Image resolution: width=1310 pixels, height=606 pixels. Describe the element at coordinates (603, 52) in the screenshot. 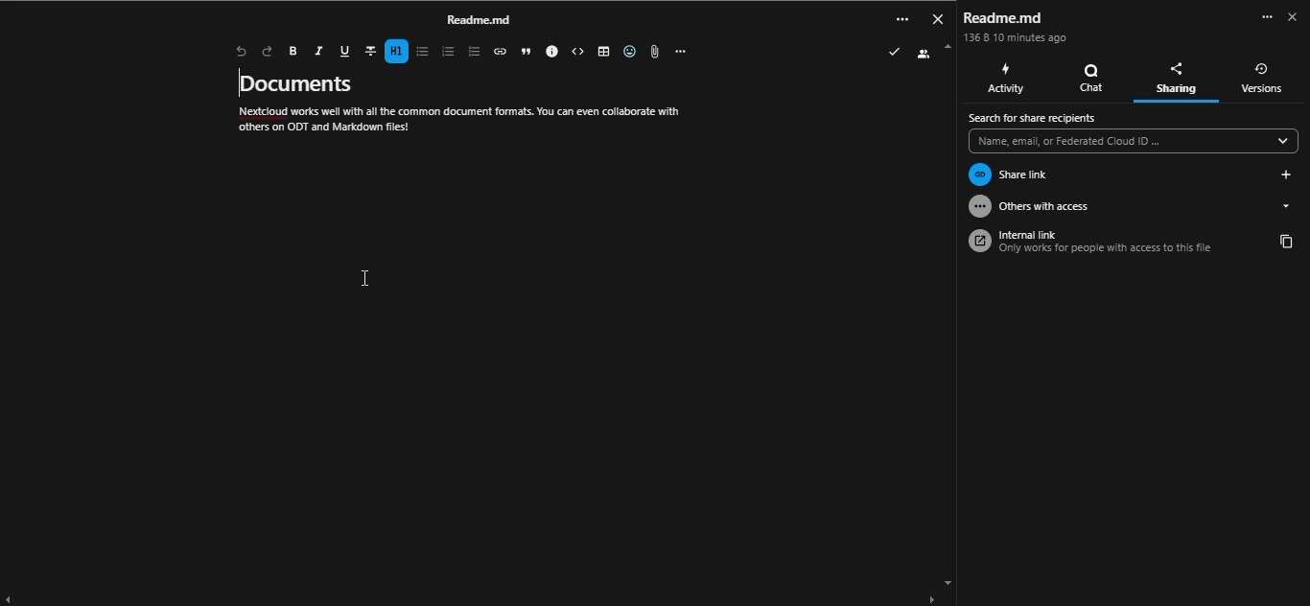

I see `toggle` at that location.